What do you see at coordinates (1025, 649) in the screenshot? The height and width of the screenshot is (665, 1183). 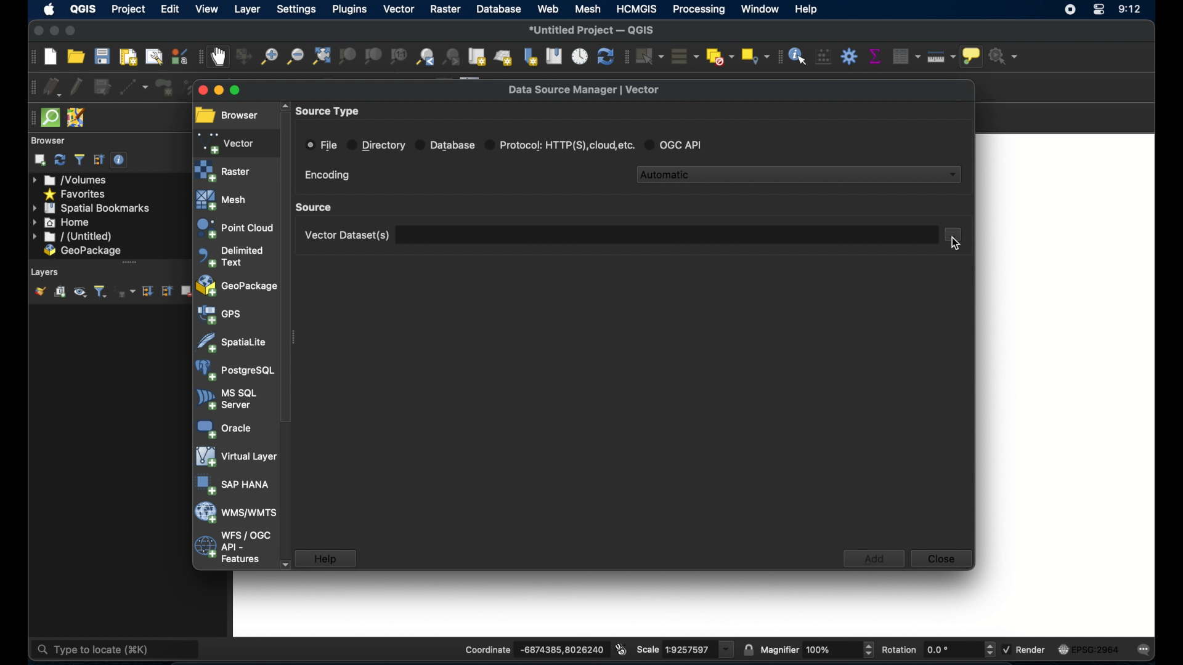 I see `render` at bounding box center [1025, 649].